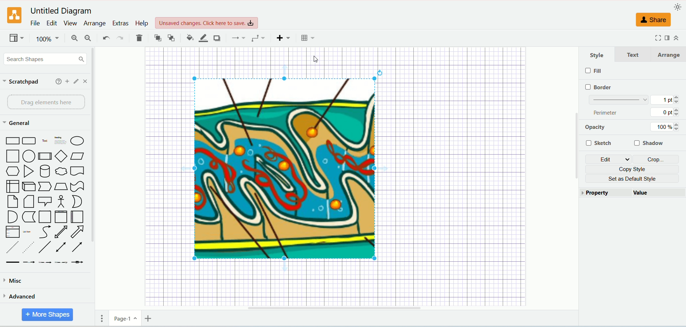 Image resolution: width=686 pixels, height=327 pixels. I want to click on advanced, so click(20, 296).